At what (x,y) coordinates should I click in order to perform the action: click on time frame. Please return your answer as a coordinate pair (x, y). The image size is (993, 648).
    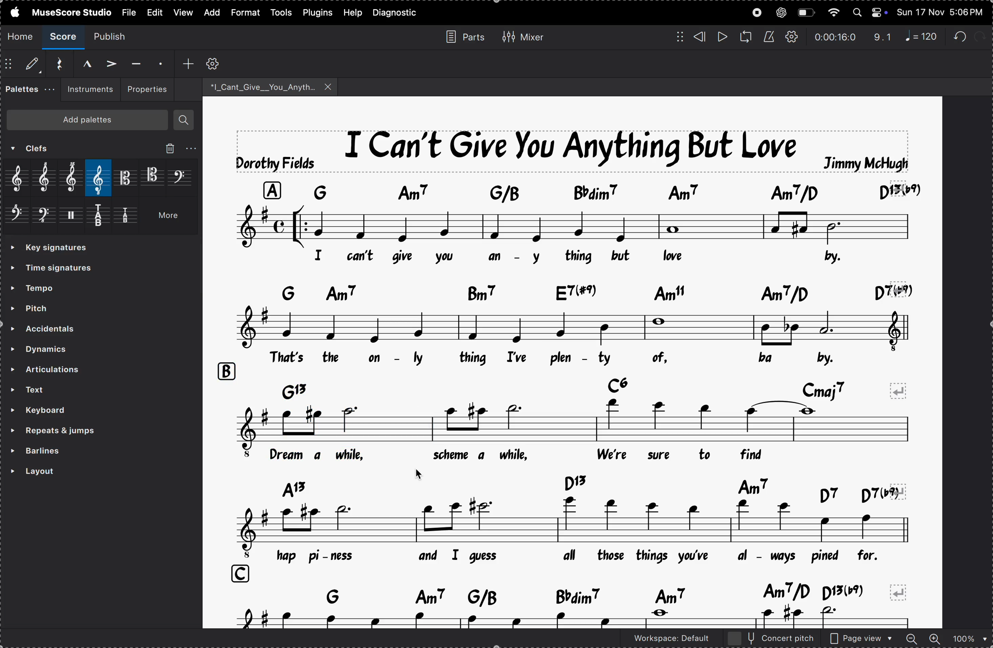
    Looking at the image, I should click on (835, 37).